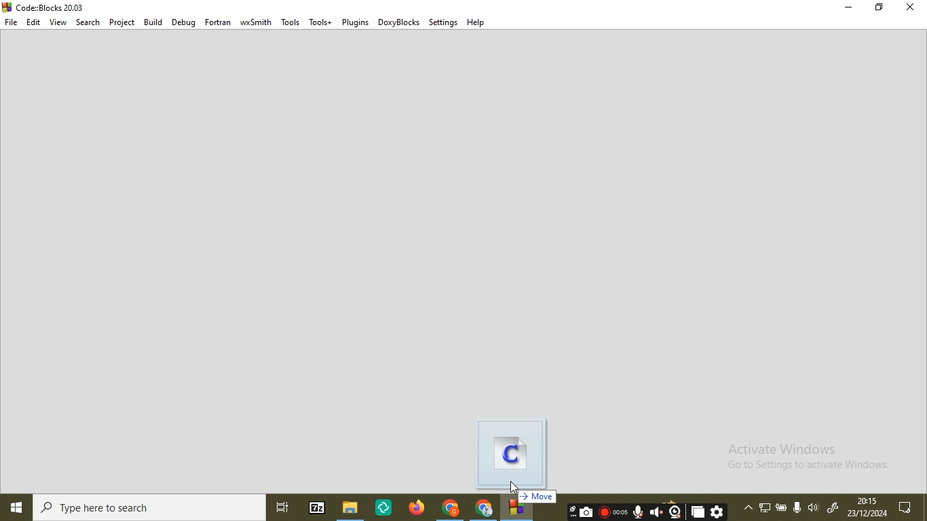 The image size is (927, 521). Describe the element at coordinates (476, 24) in the screenshot. I see `Help` at that location.